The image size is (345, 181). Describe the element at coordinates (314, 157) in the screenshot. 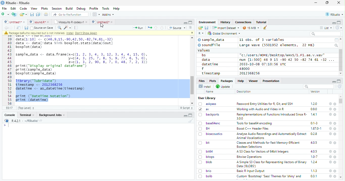

I see `1.0-7` at that location.